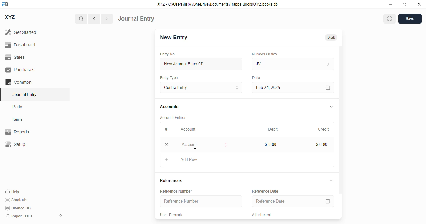 The height and width of the screenshot is (224, 426). I want to click on reference date, so click(265, 191).